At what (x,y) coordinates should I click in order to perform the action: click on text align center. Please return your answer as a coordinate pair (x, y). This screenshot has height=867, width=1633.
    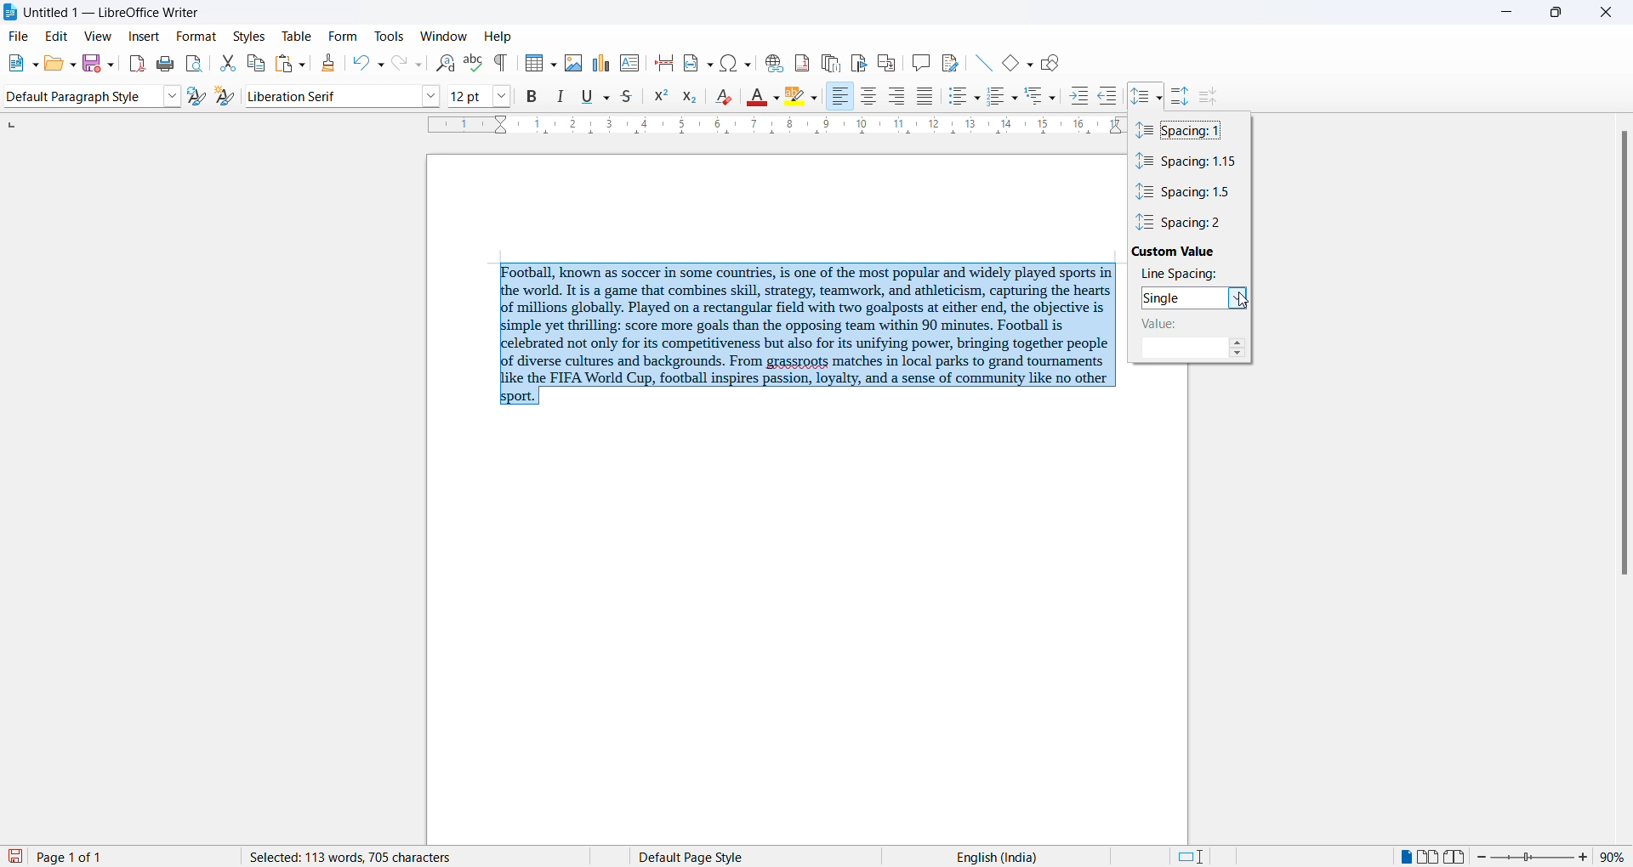
    Looking at the image, I should click on (869, 97).